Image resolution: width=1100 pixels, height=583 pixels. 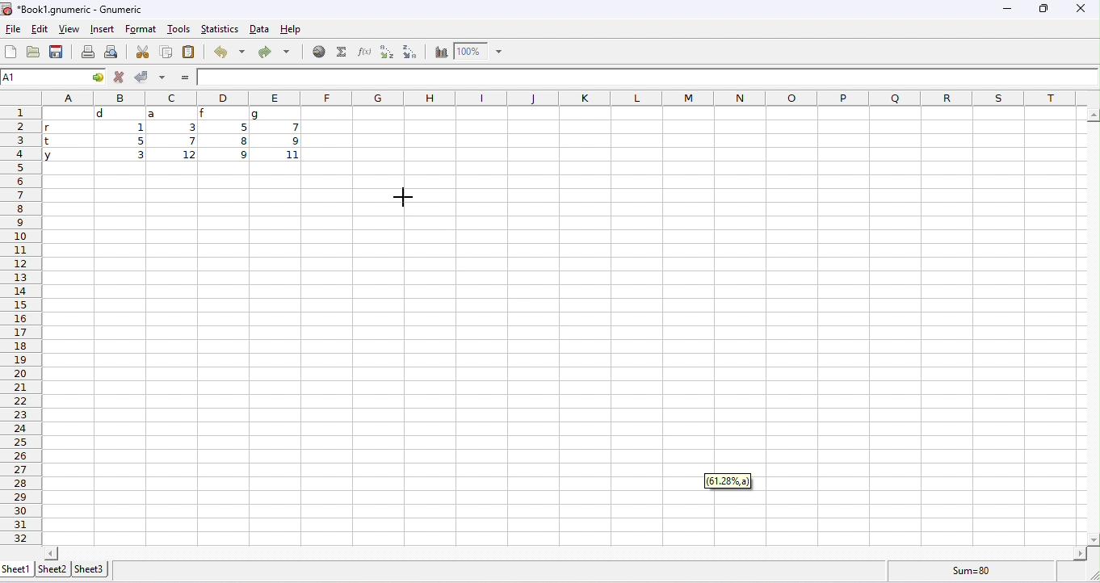 I want to click on sheet3, so click(x=91, y=568).